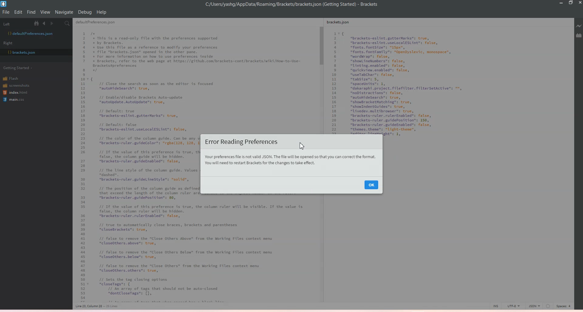 This screenshot has width=583, height=312. Describe the element at coordinates (45, 23) in the screenshot. I see `Navigate Backwards` at that location.